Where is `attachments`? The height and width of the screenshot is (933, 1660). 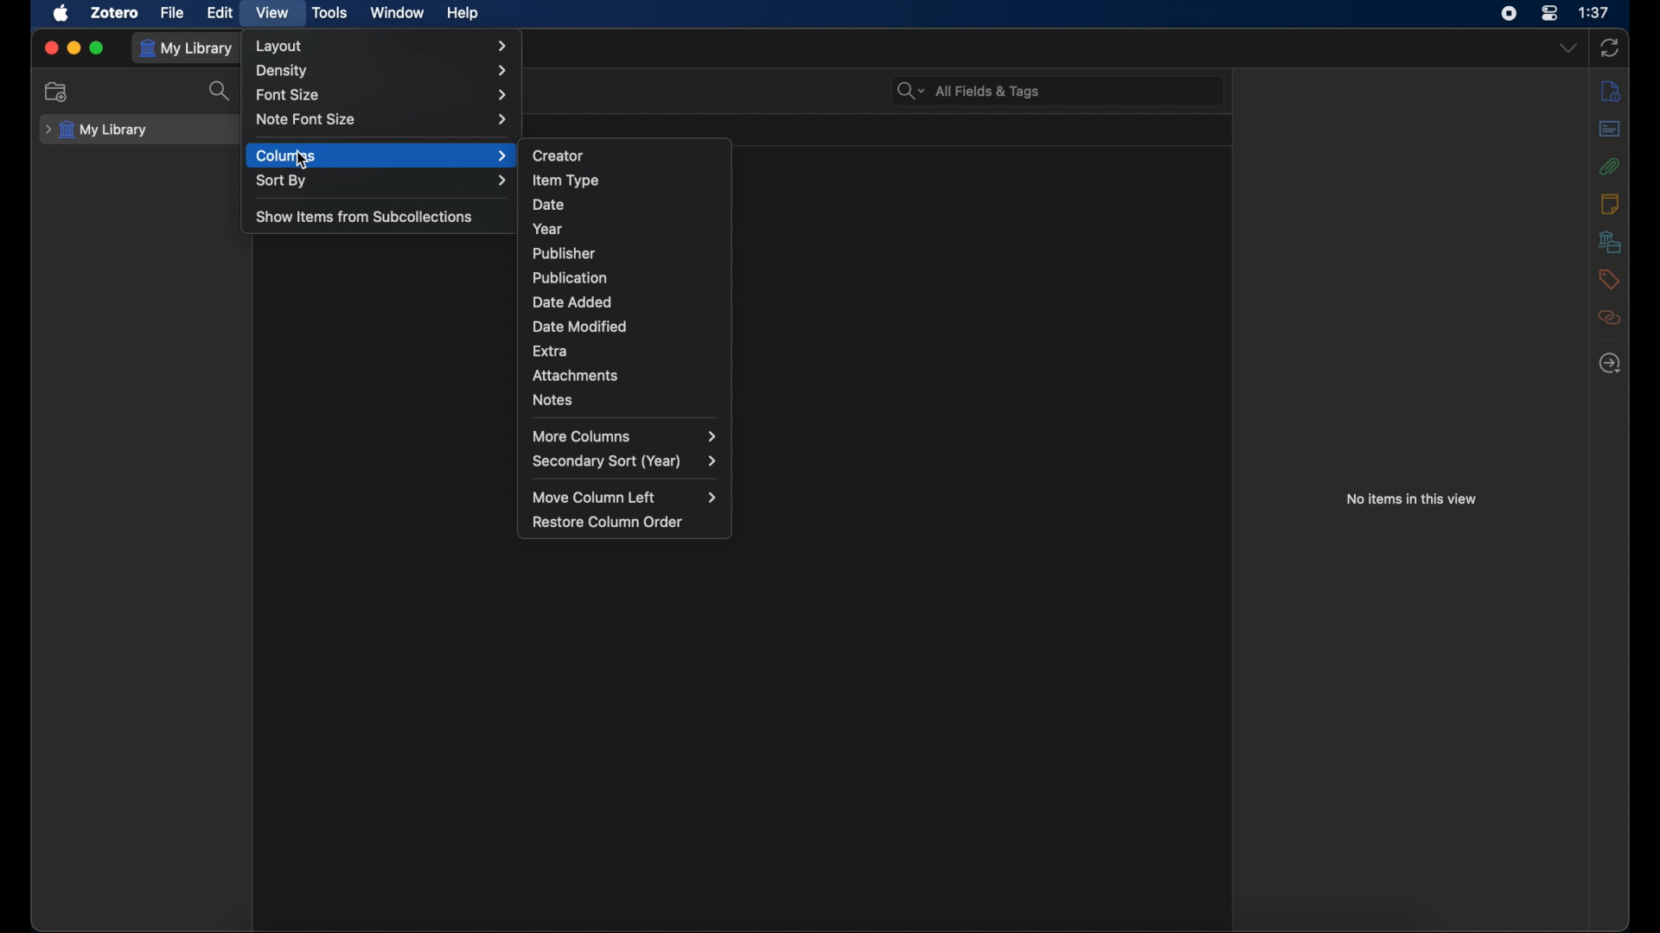 attachments is located at coordinates (1609, 167).